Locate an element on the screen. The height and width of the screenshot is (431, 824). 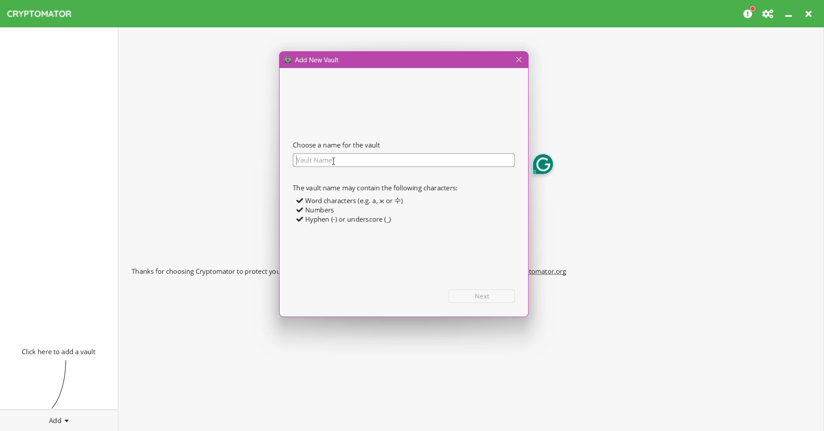
Insertion cursor is located at coordinates (333, 160).